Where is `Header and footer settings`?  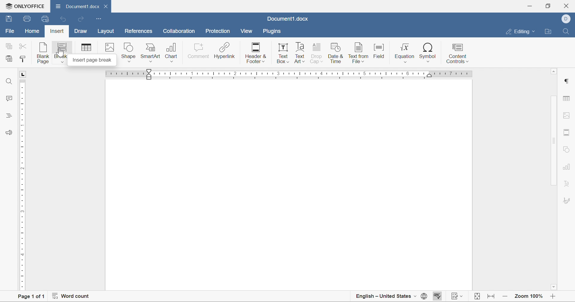
Header and footer settings is located at coordinates (568, 133).